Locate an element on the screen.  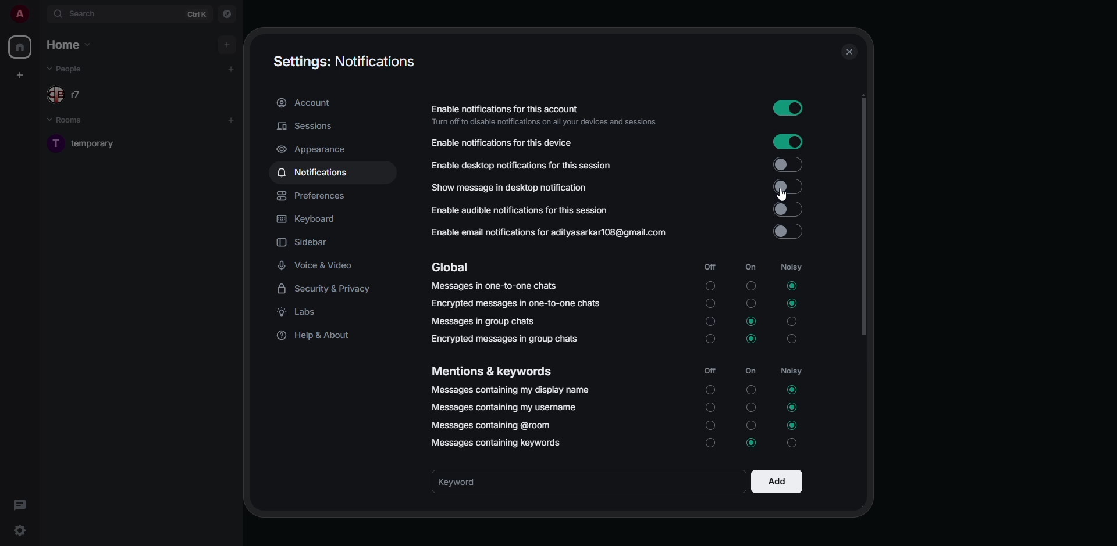
selected is located at coordinates (754, 444).